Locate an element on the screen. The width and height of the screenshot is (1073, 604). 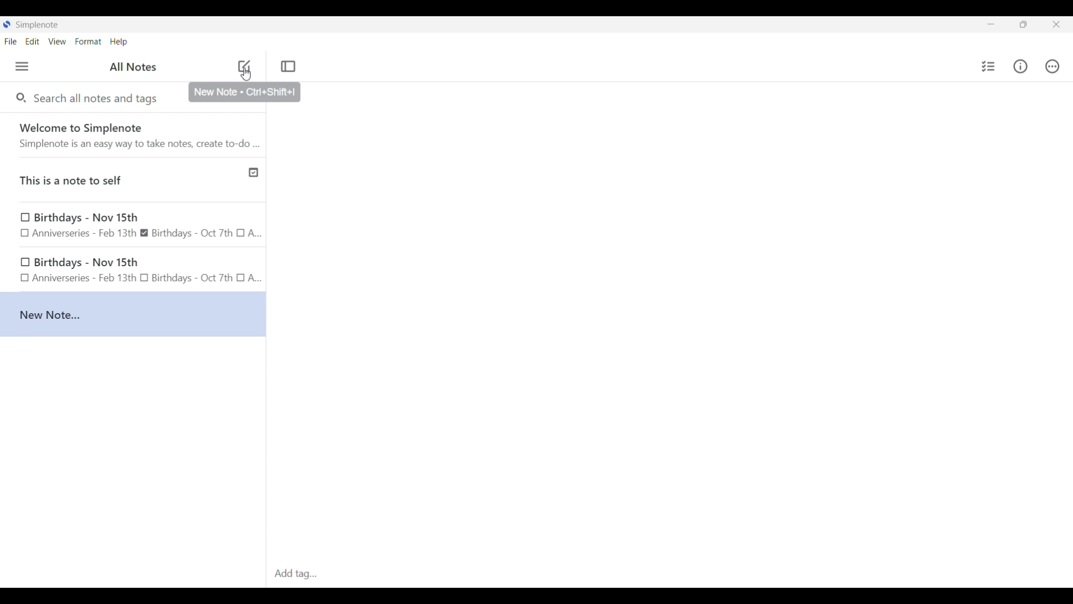
Description of selected icon is located at coordinates (245, 92).